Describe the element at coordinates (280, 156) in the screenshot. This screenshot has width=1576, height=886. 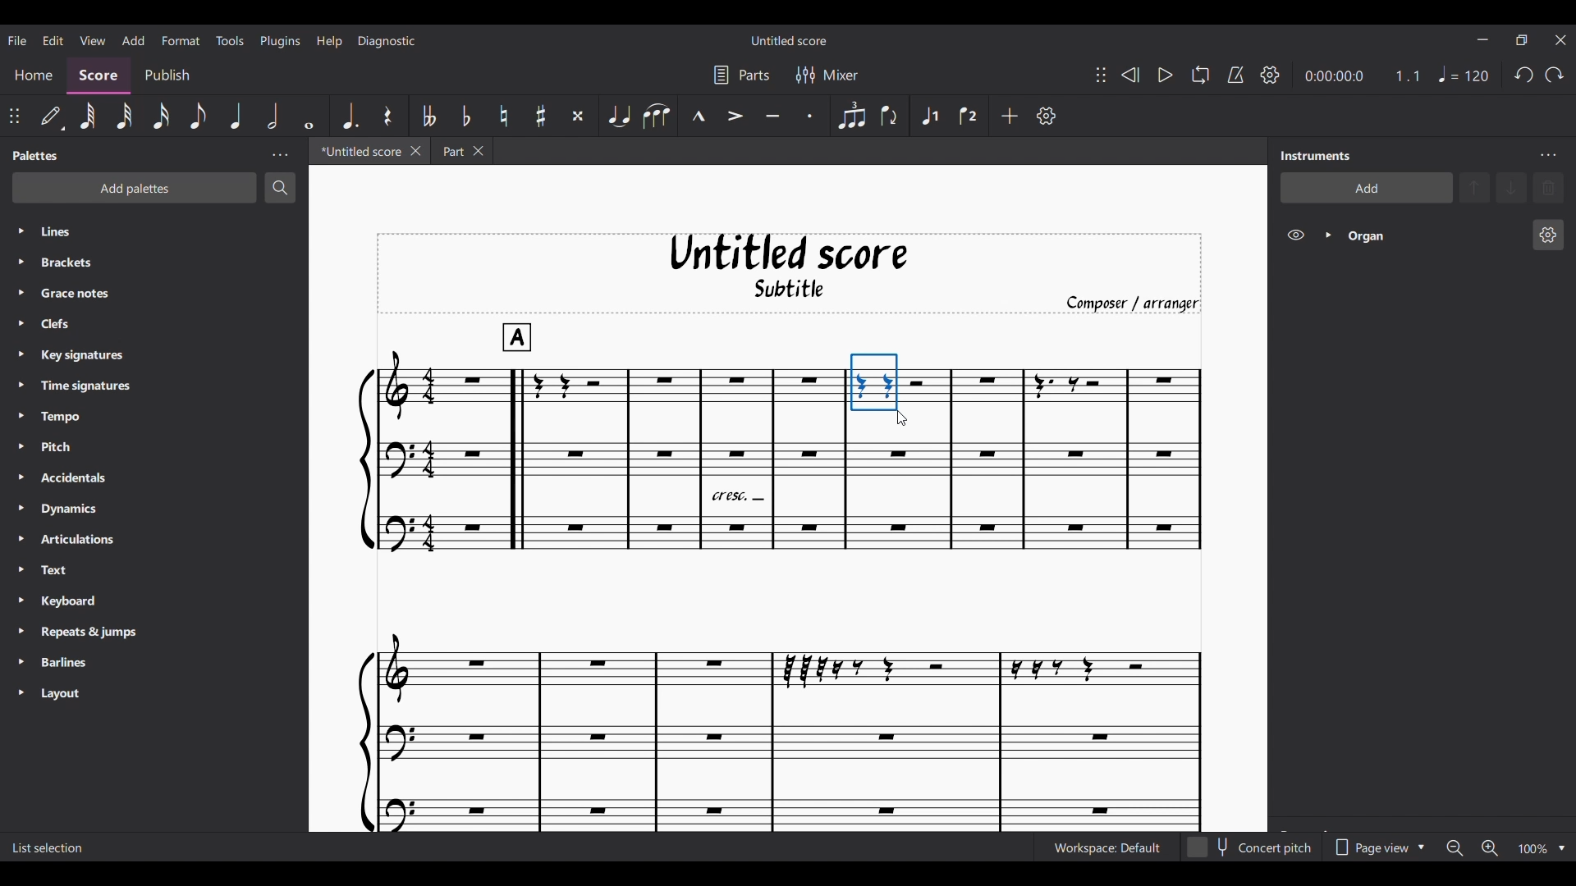
I see `Palette panel settings` at that location.